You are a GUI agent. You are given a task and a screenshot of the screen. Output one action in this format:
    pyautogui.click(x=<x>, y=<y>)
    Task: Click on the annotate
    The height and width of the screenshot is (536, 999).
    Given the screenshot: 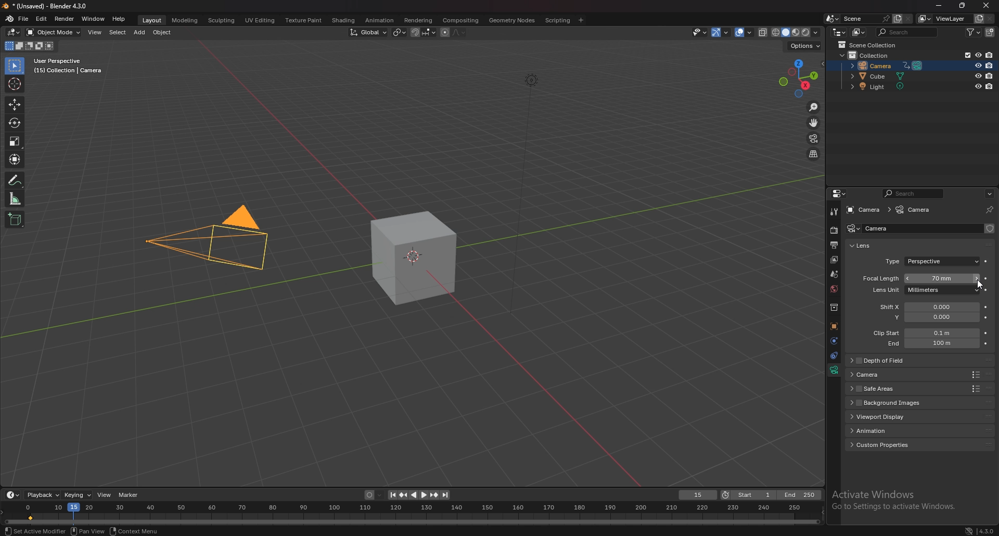 What is the action you would take?
    pyautogui.click(x=16, y=180)
    